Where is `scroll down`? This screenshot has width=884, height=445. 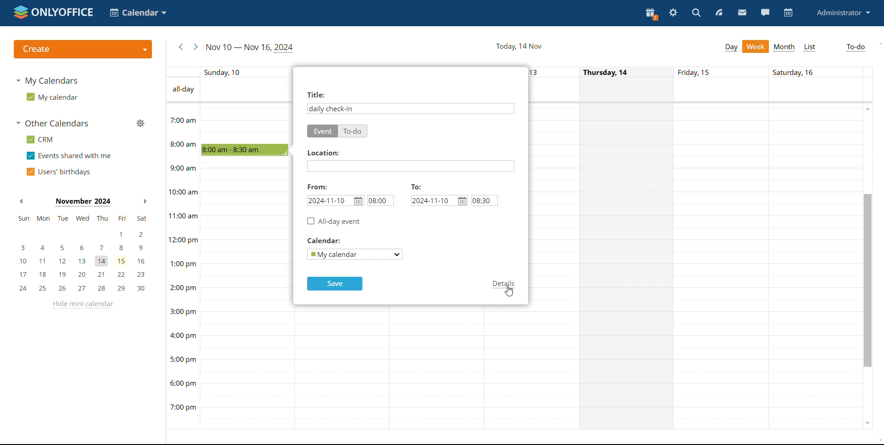
scroll down is located at coordinates (867, 424).